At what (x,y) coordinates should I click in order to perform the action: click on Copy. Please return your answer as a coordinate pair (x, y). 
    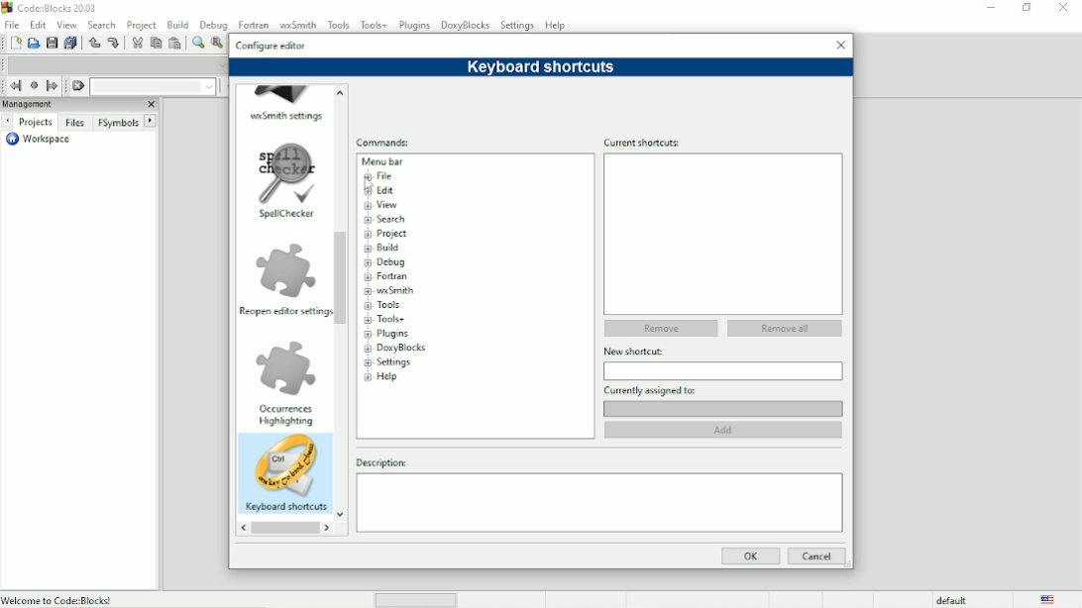
    Looking at the image, I should click on (155, 43).